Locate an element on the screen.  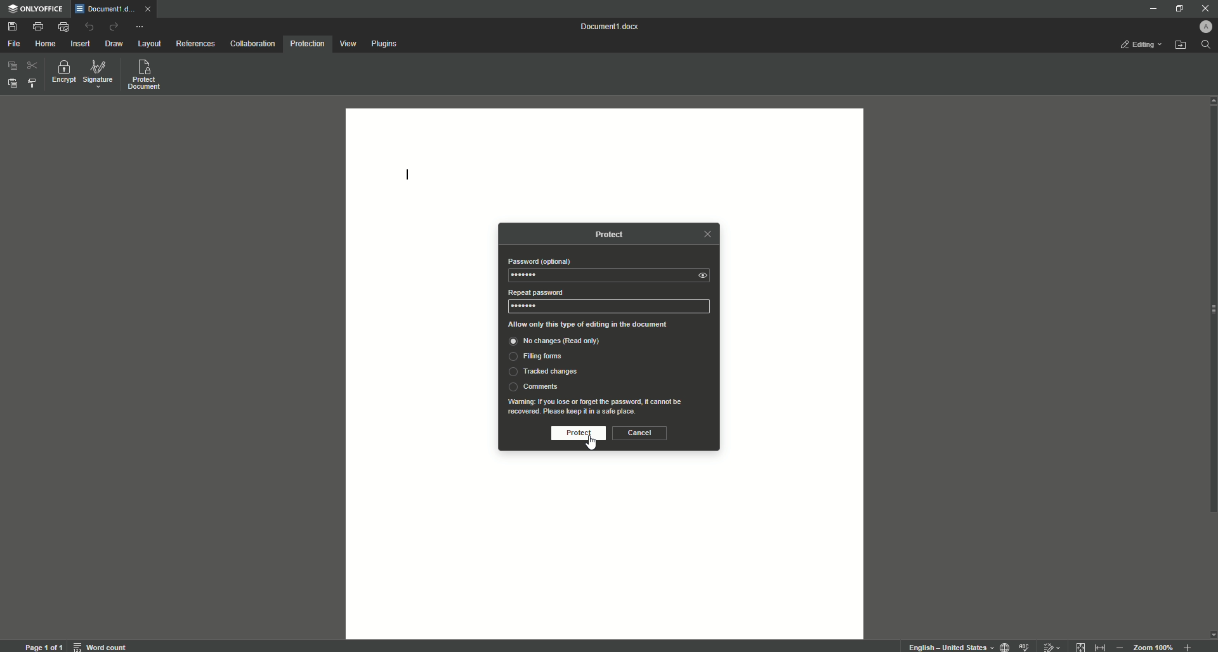
word count is located at coordinates (103, 644).